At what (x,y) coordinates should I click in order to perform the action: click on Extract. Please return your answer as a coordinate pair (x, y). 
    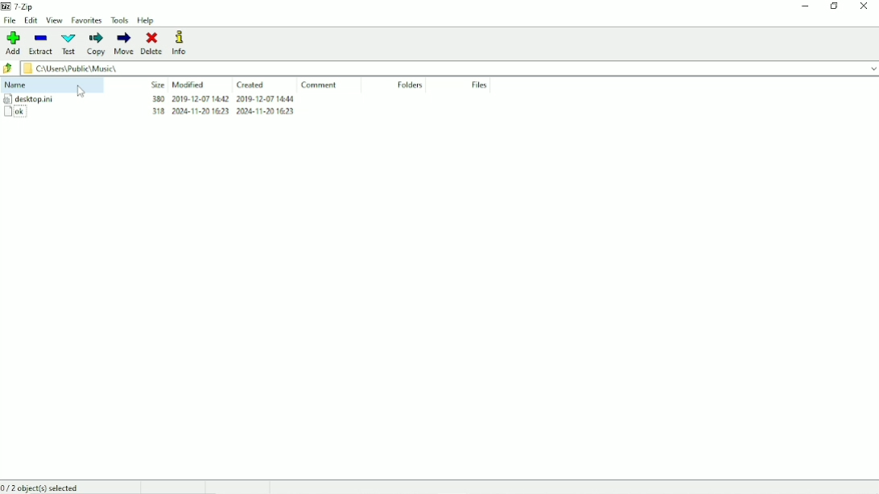
    Looking at the image, I should click on (39, 43).